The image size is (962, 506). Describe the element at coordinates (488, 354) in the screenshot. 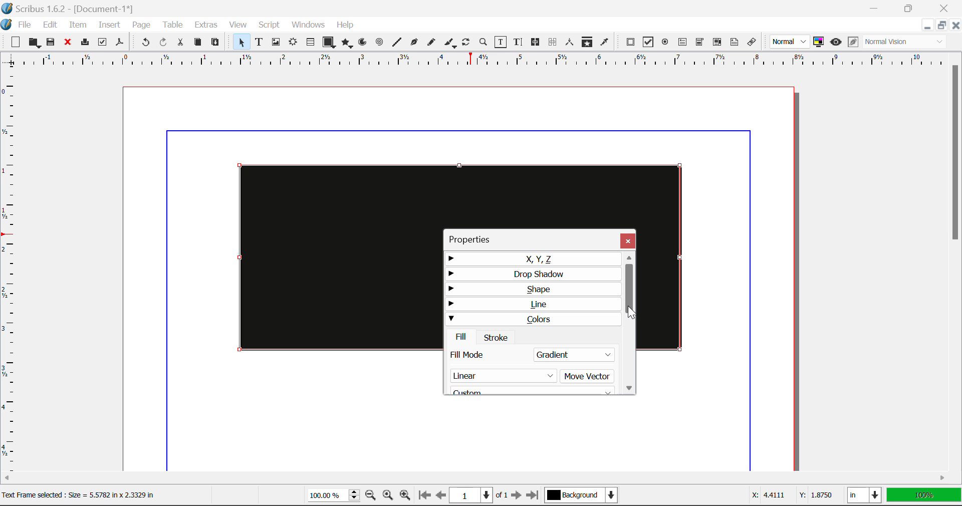

I see `Fill Mode` at that location.